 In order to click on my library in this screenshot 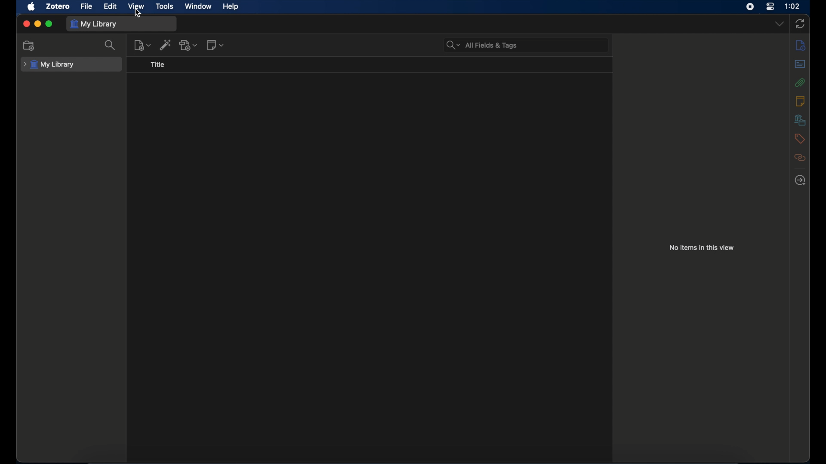, I will do `click(49, 65)`.